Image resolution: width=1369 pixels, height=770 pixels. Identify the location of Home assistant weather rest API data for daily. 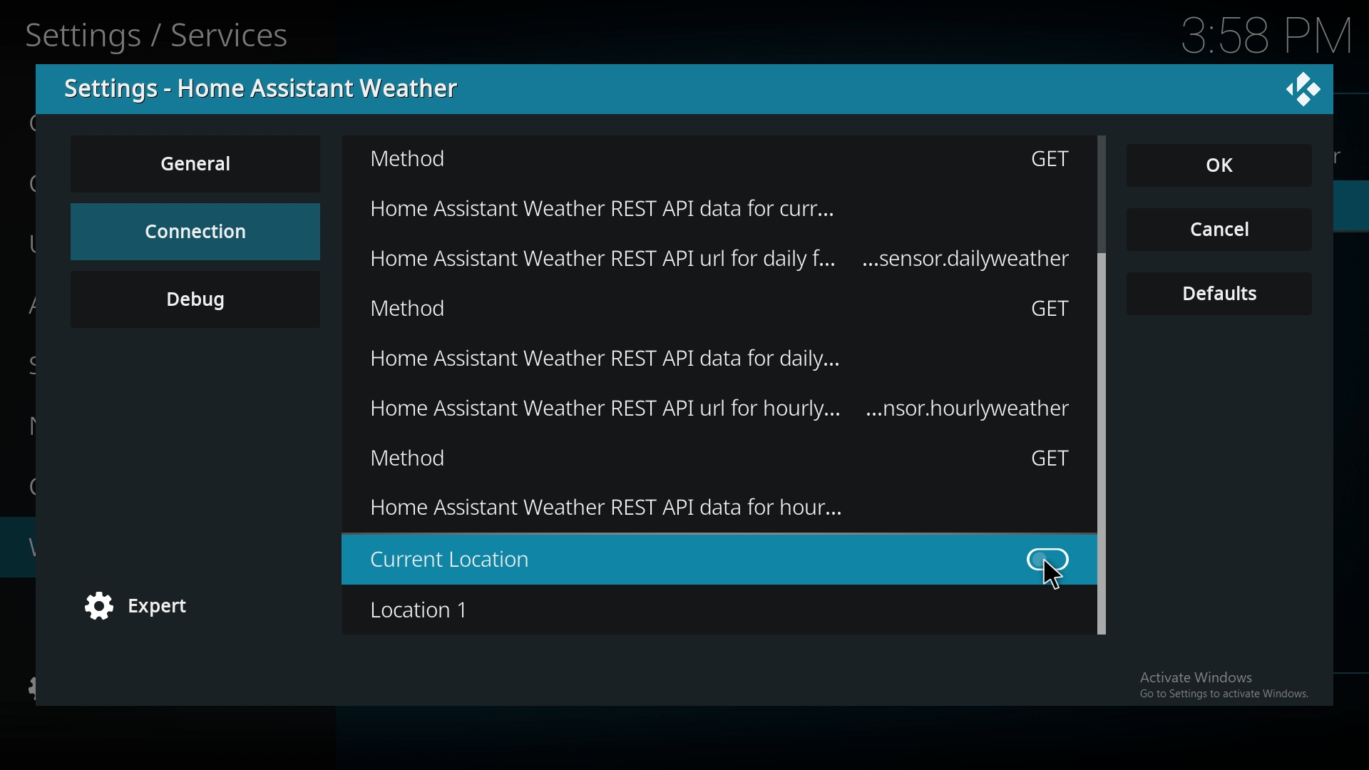
(742, 363).